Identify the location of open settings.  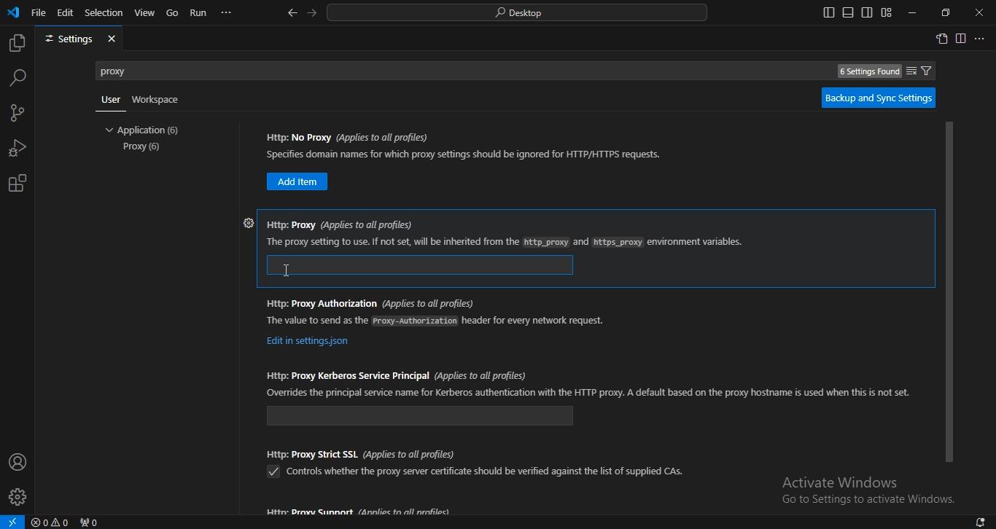
(943, 40).